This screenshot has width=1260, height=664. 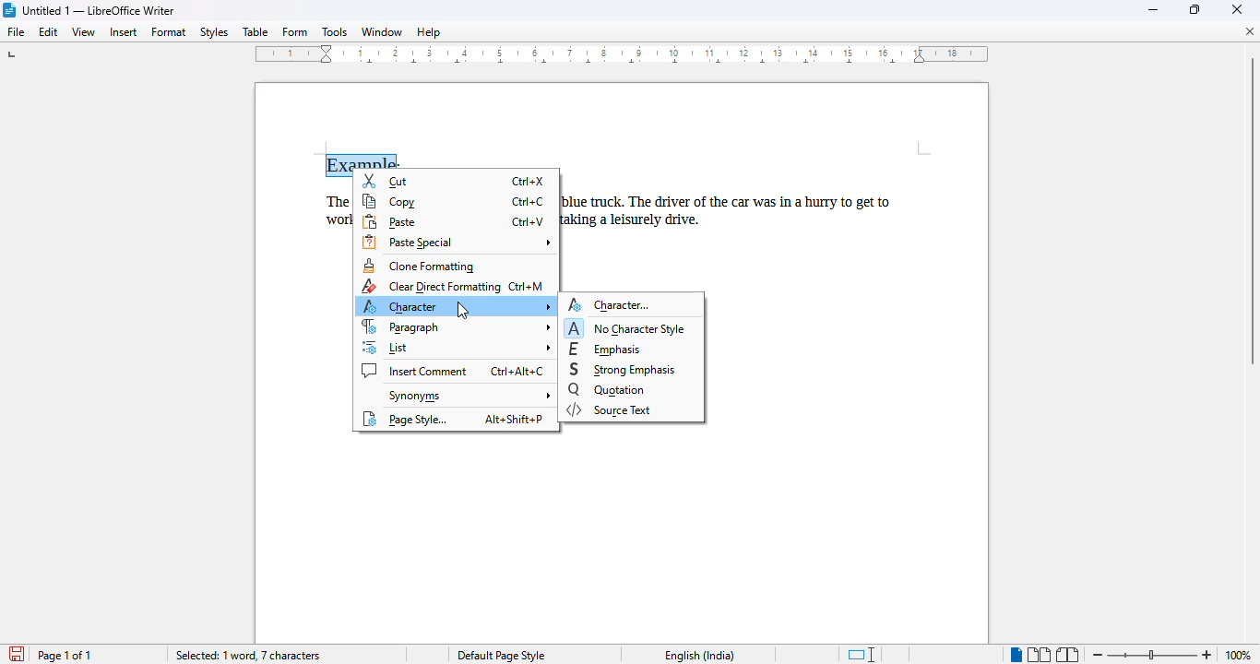 What do you see at coordinates (606, 389) in the screenshot?
I see `quotation` at bounding box center [606, 389].